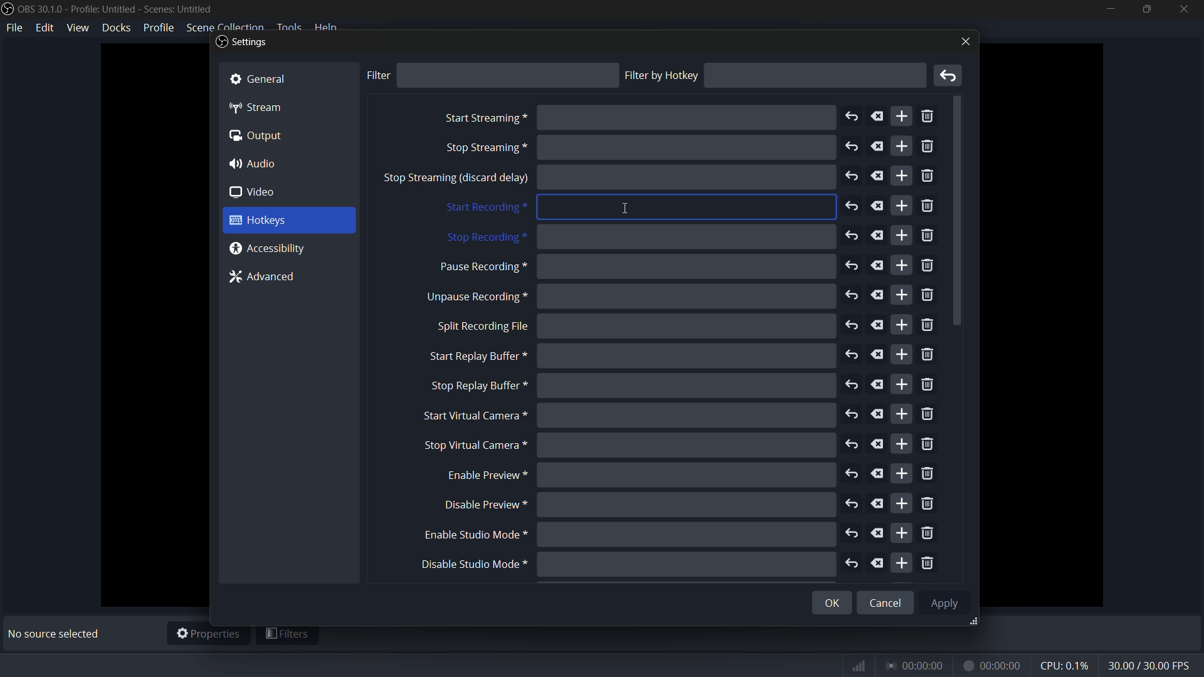 This screenshot has width=1204, height=677. Describe the element at coordinates (851, 325) in the screenshot. I see `undo` at that location.